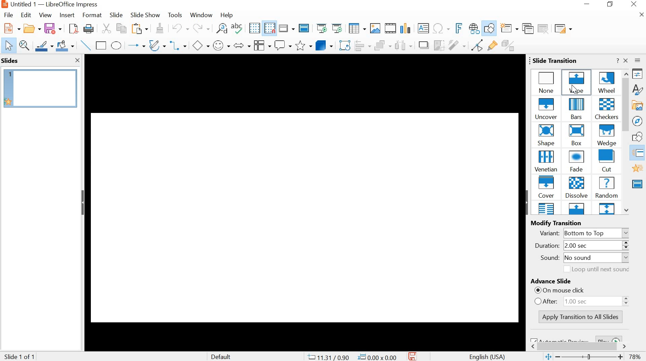 The height and width of the screenshot is (361, 646). I want to click on TOOLS, so click(176, 15).